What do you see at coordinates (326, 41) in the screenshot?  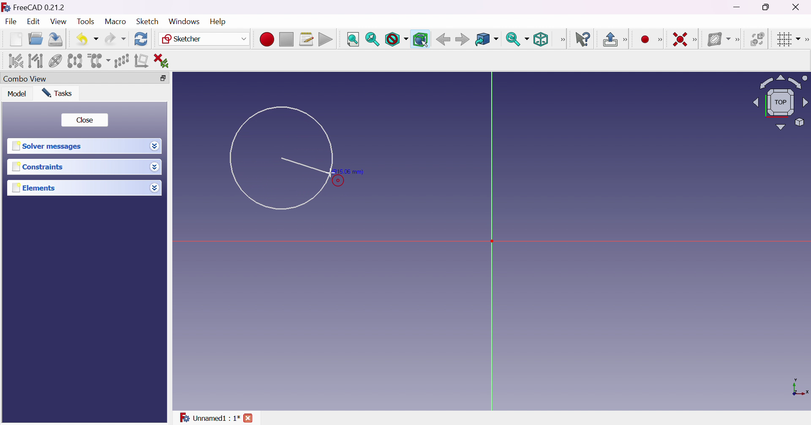 I see `Execute macro` at bounding box center [326, 41].